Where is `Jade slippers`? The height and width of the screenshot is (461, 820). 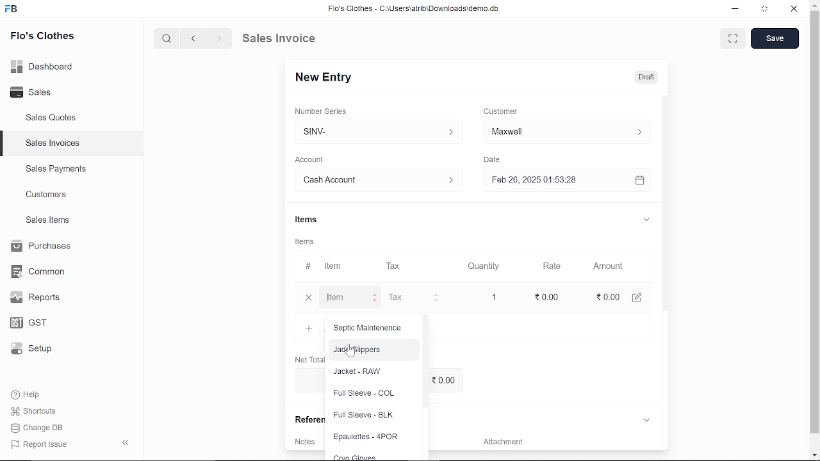
Jade slippers is located at coordinates (373, 350).